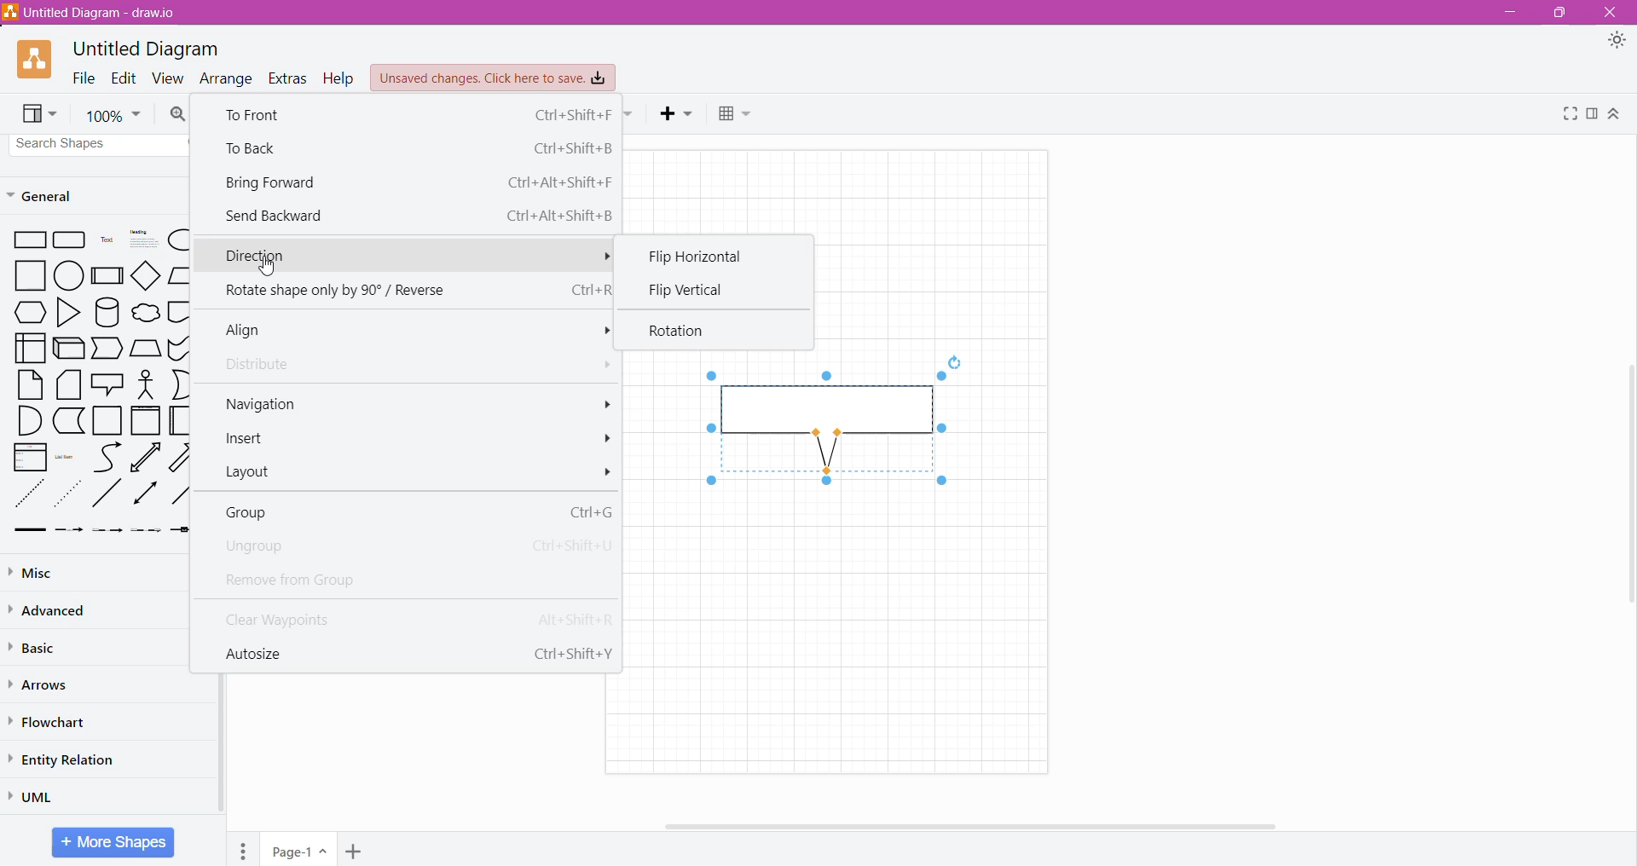 This screenshot has width=1637, height=866. I want to click on more, so click(600, 402).